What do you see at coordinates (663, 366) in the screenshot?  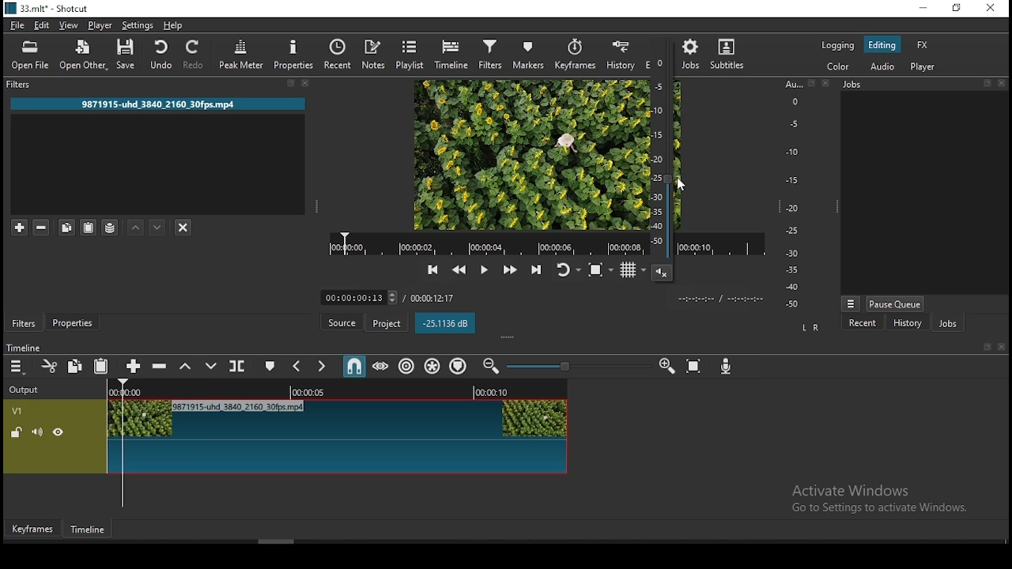 I see `zoom timeline in` at bounding box center [663, 366].